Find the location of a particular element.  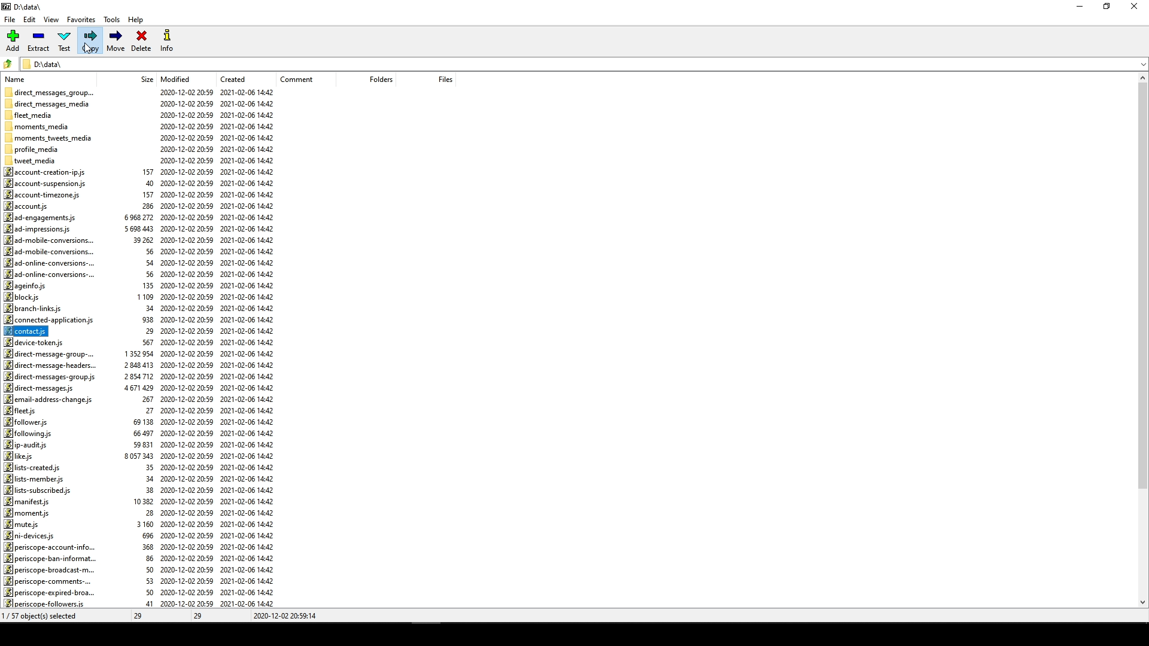

moments_media is located at coordinates (41, 124).